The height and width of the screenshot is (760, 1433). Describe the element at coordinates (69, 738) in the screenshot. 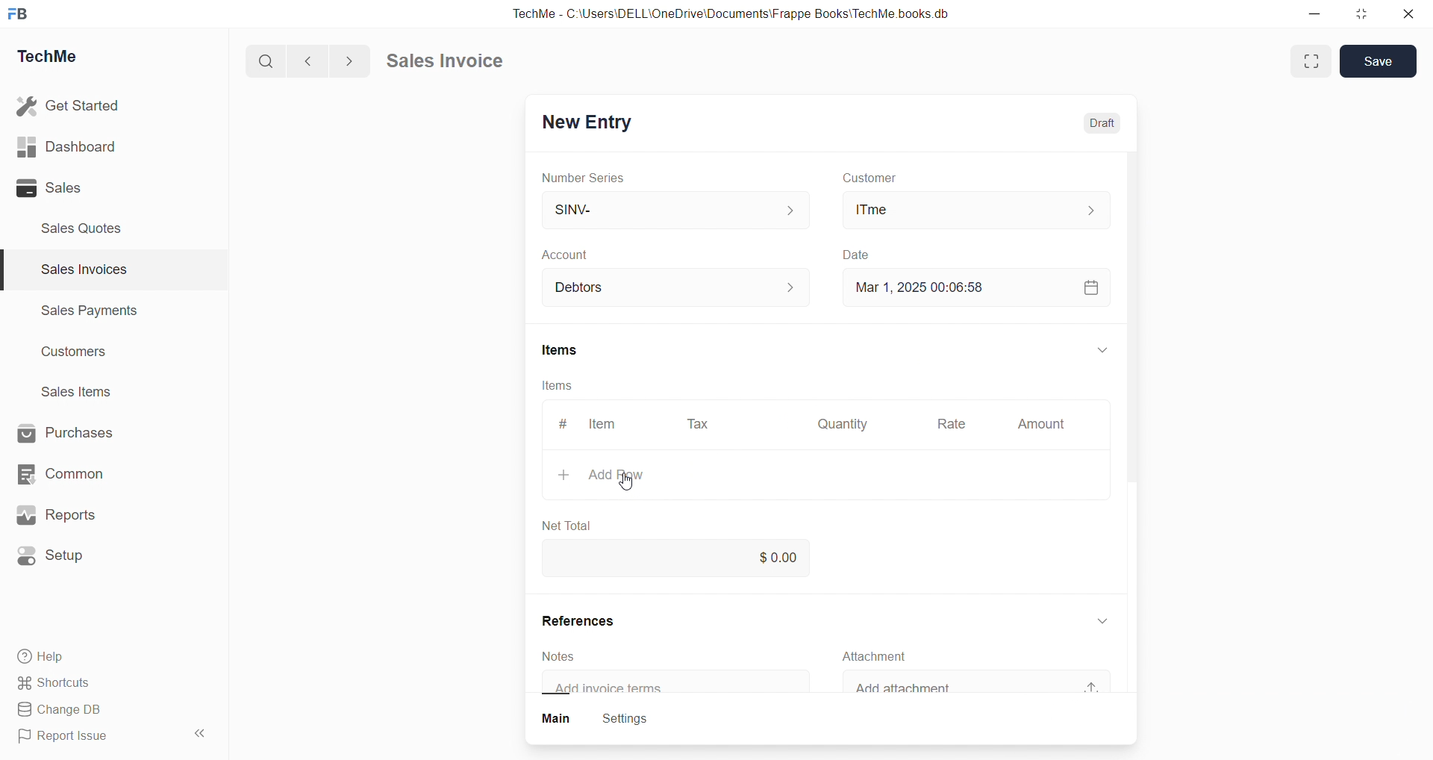

I see ` Report Issue` at that location.